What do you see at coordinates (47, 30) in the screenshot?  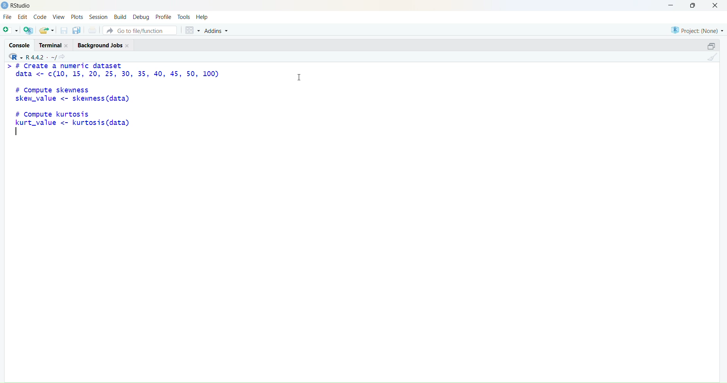 I see `Open an existing file (Ctrl + O)` at bounding box center [47, 30].